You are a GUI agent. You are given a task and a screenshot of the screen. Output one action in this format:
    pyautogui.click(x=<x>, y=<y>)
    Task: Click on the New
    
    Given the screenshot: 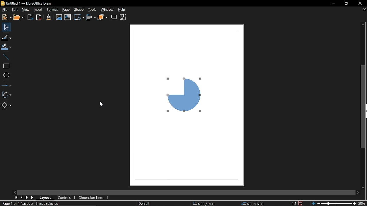 What is the action you would take?
    pyautogui.click(x=6, y=17)
    